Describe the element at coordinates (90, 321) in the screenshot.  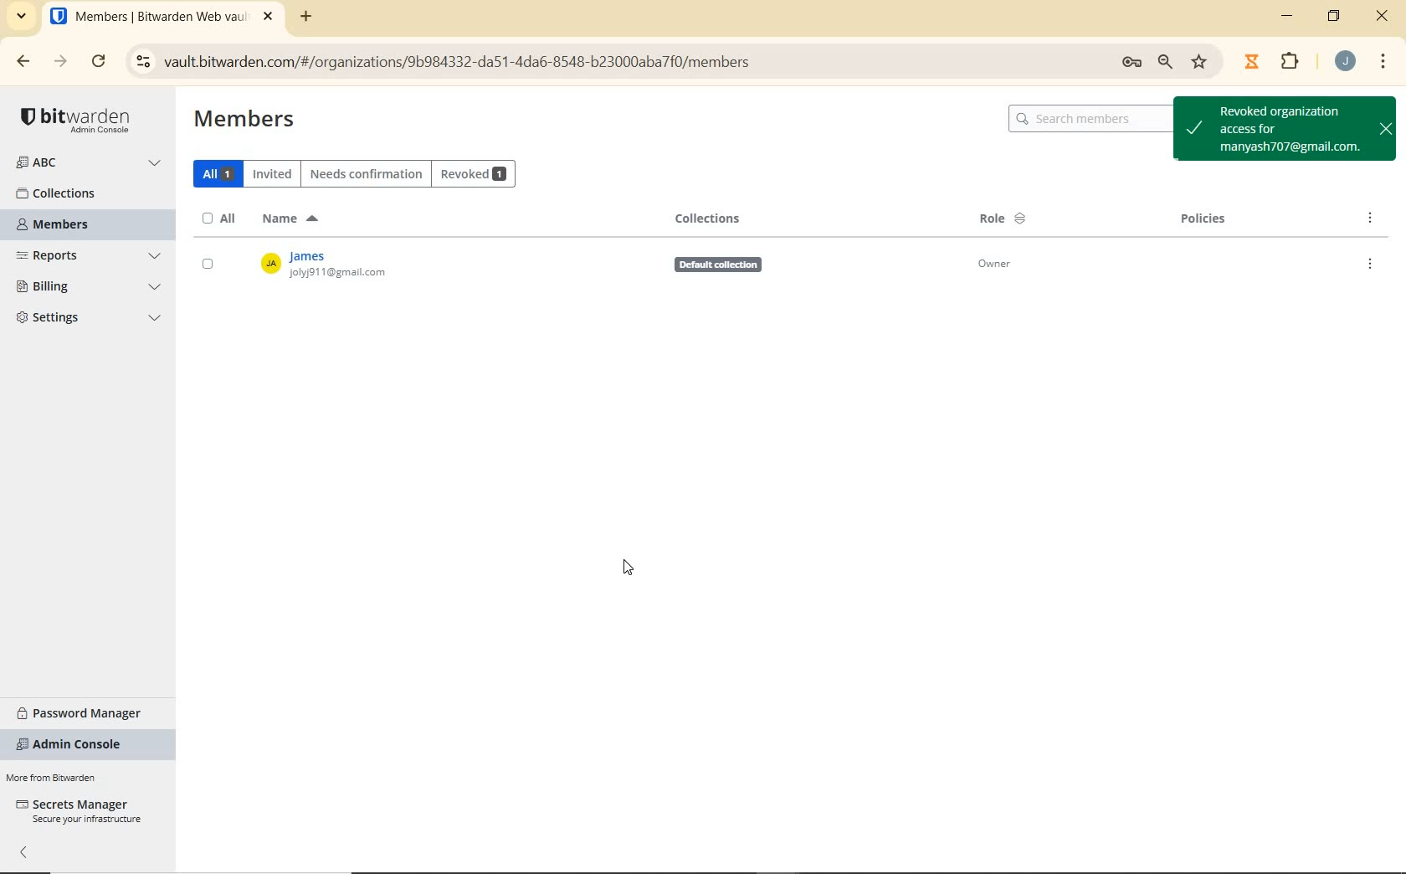
I see `SETTINGS` at that location.